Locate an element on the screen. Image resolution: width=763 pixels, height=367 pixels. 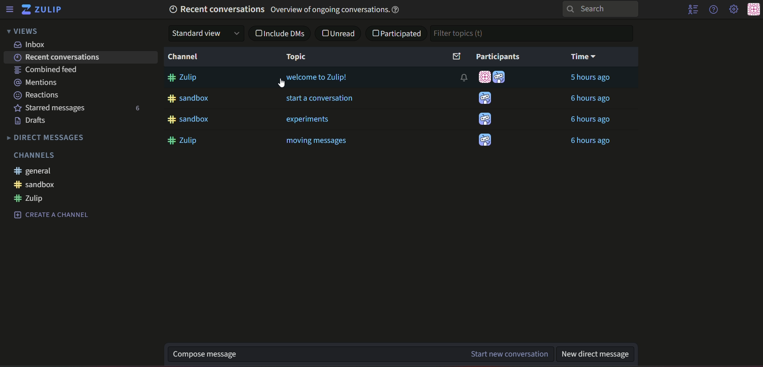
unread is located at coordinates (339, 33).